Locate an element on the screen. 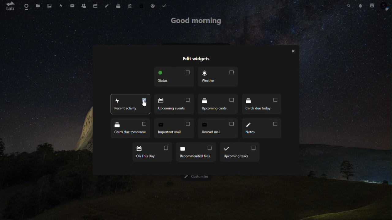 The image size is (392, 220). note is located at coordinates (107, 5).